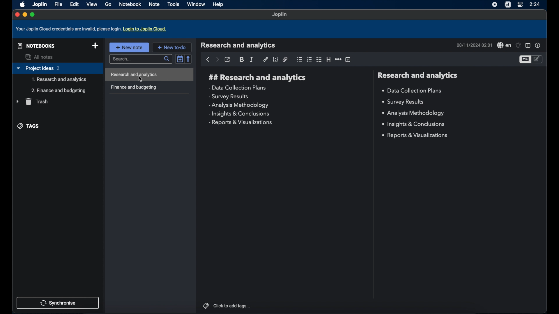  What do you see at coordinates (242, 60) in the screenshot?
I see `bold` at bounding box center [242, 60].